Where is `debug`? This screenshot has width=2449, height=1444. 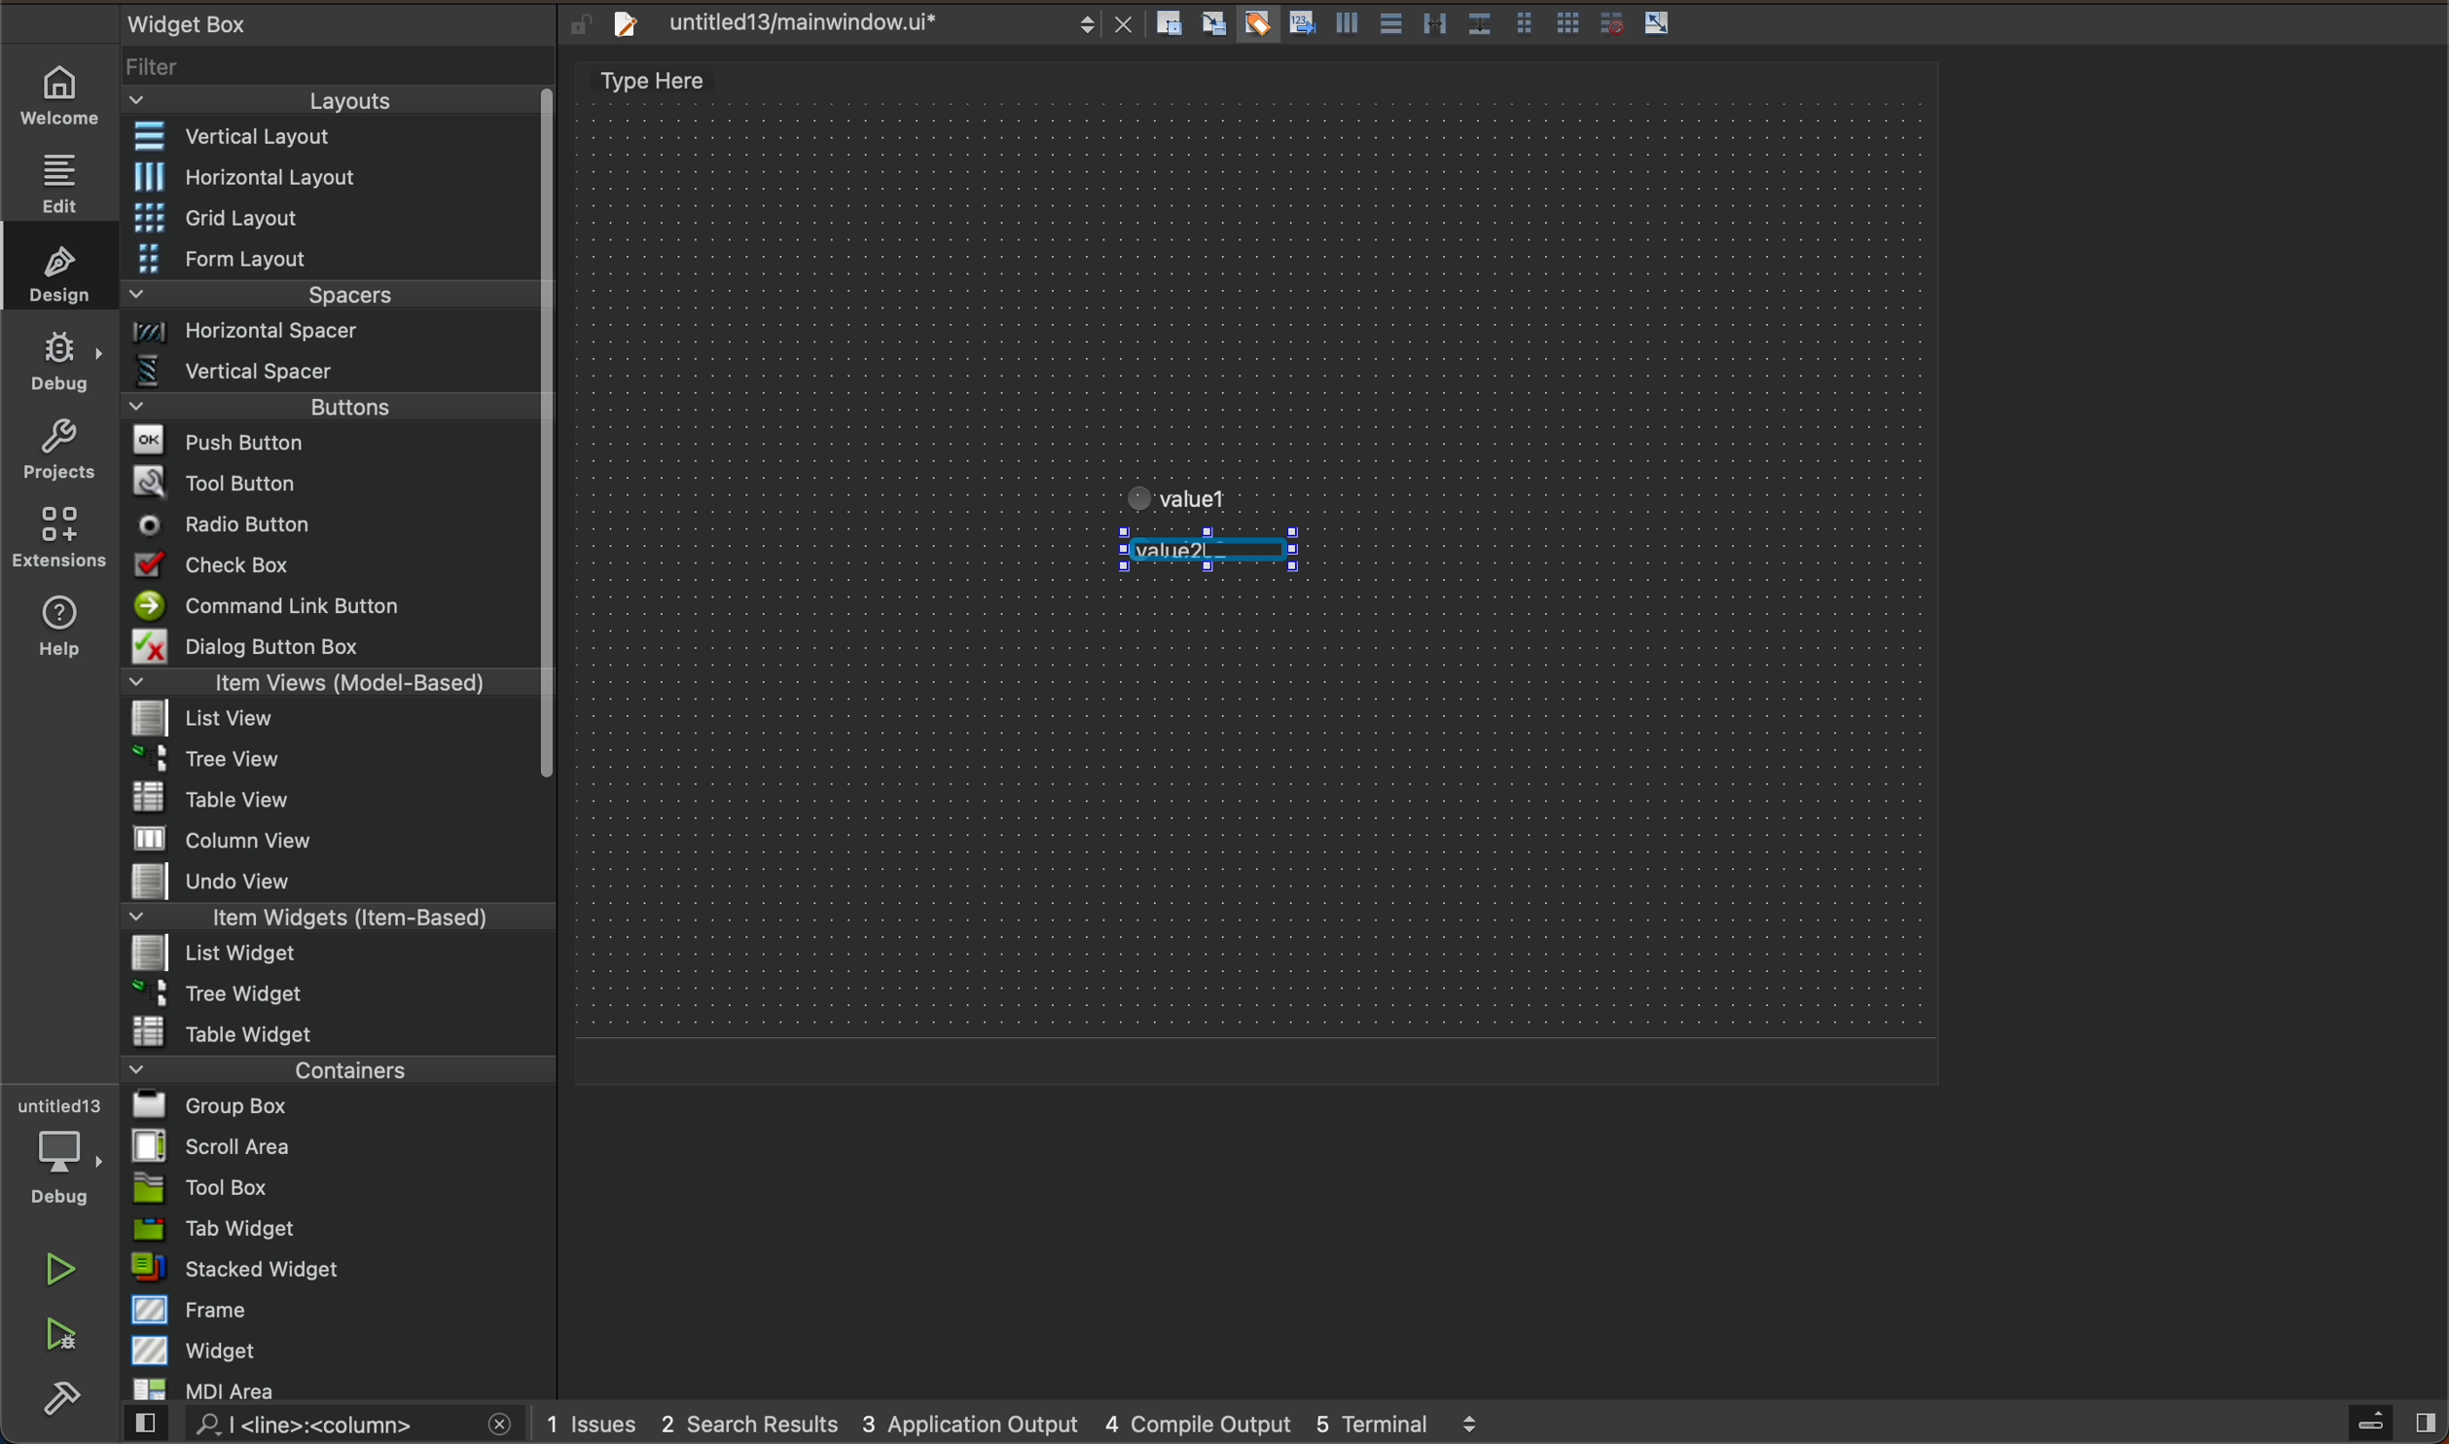
debug is located at coordinates (71, 1153).